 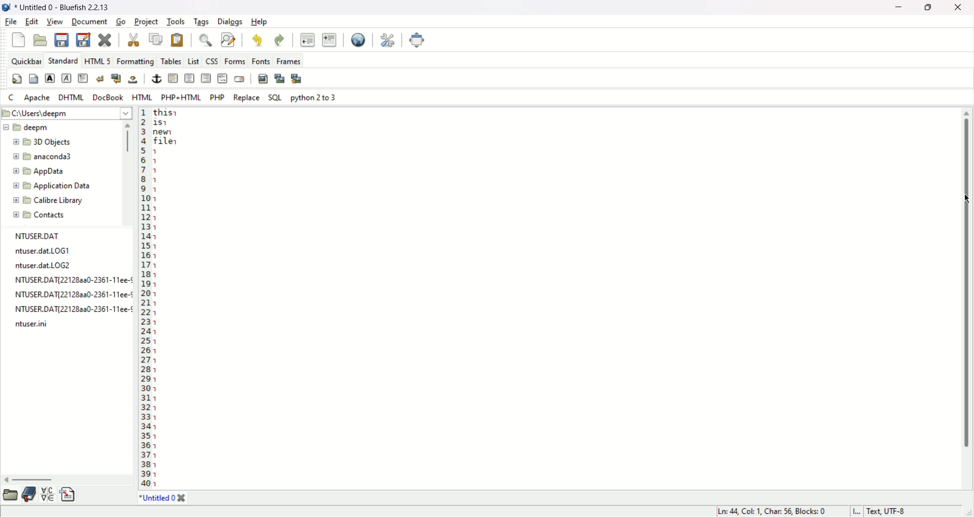 What do you see at coordinates (228, 40) in the screenshot?
I see `find and replace` at bounding box center [228, 40].